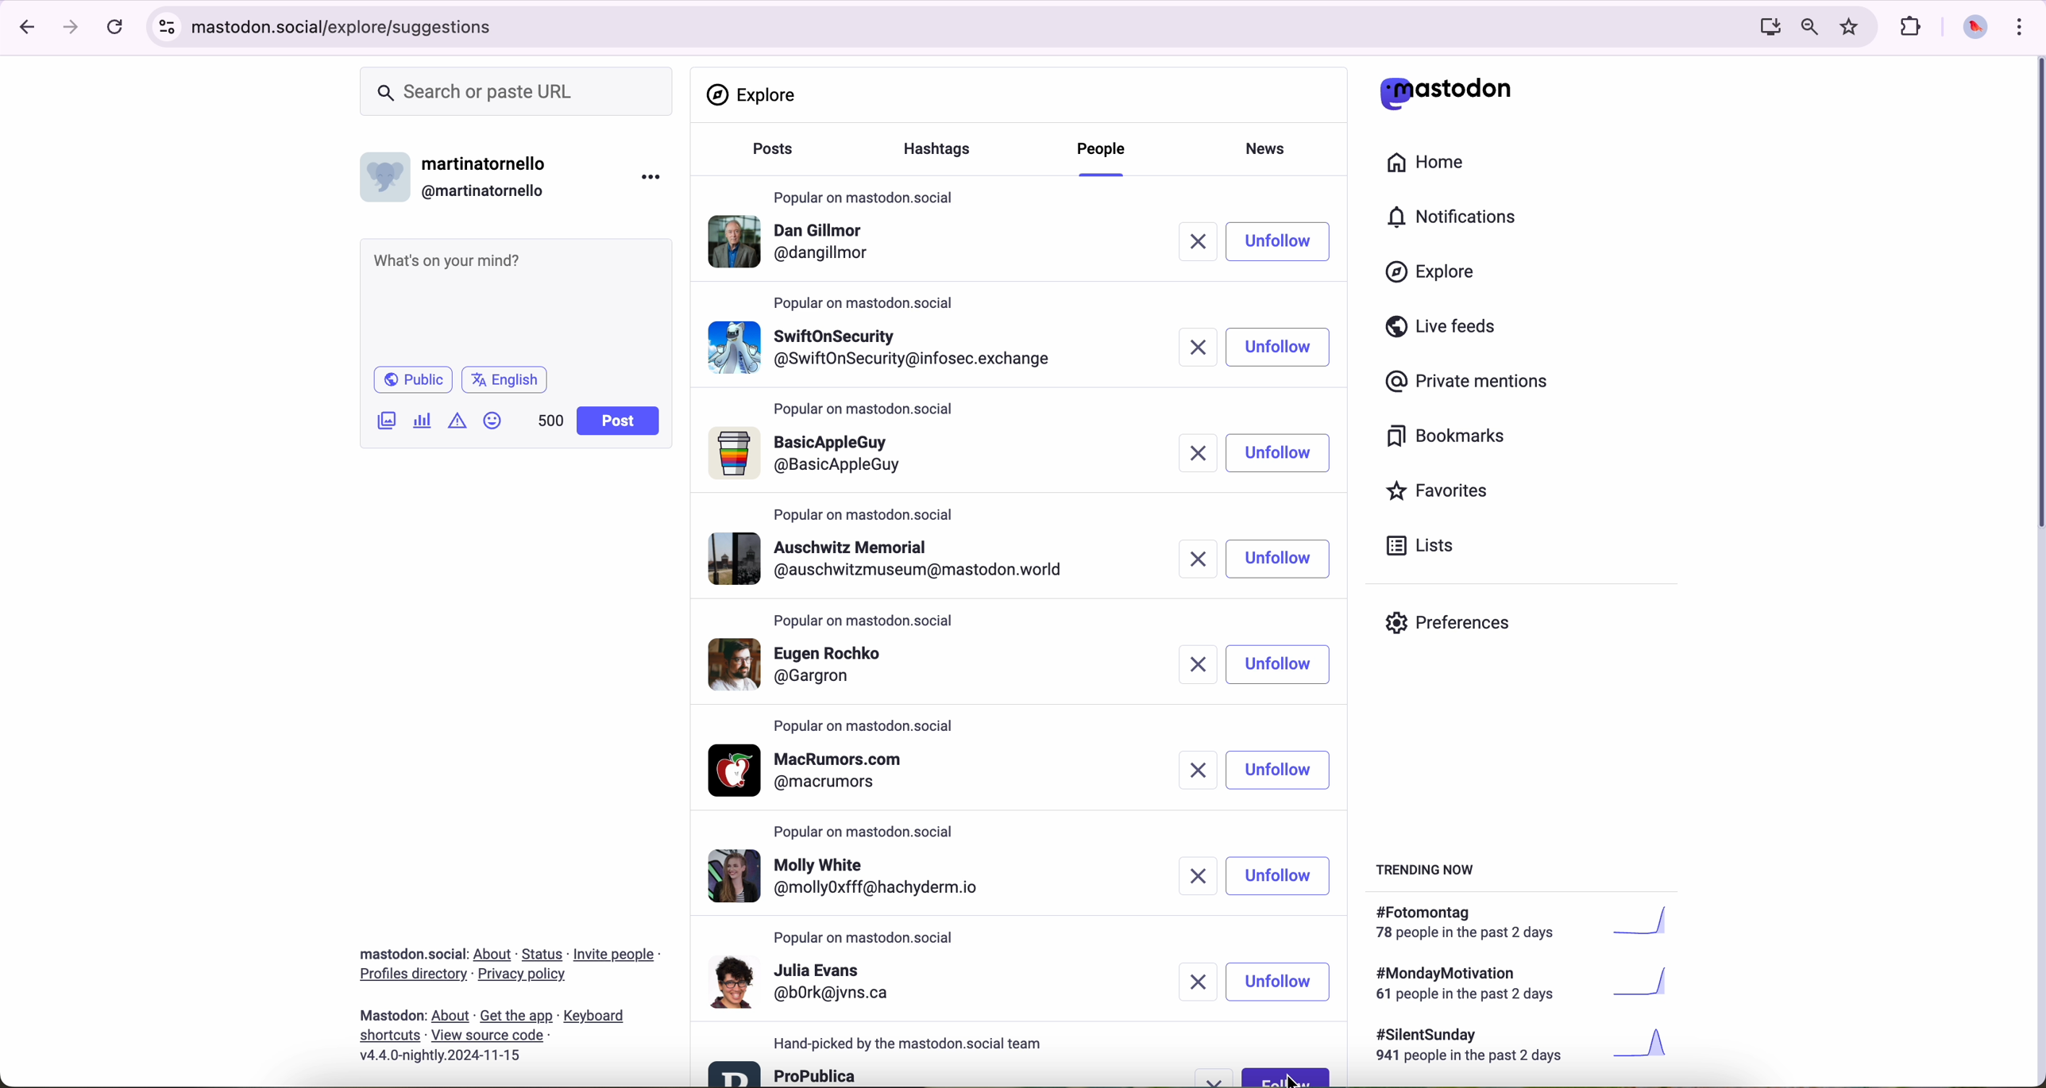  What do you see at coordinates (885, 344) in the screenshot?
I see `profile` at bounding box center [885, 344].